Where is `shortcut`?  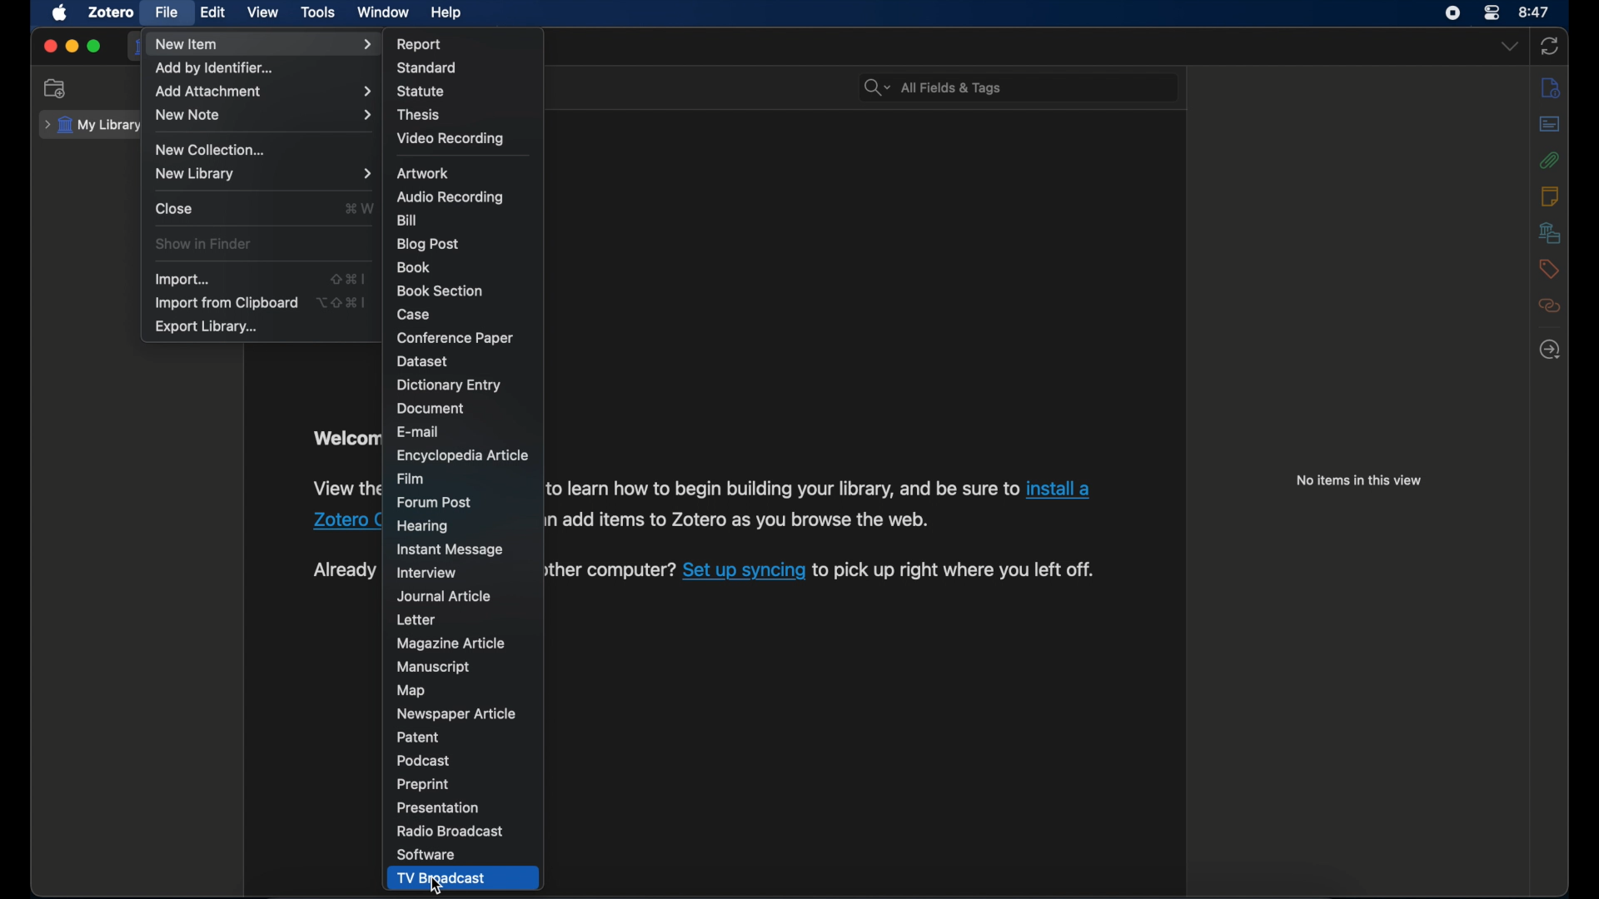 shortcut is located at coordinates (361, 209).